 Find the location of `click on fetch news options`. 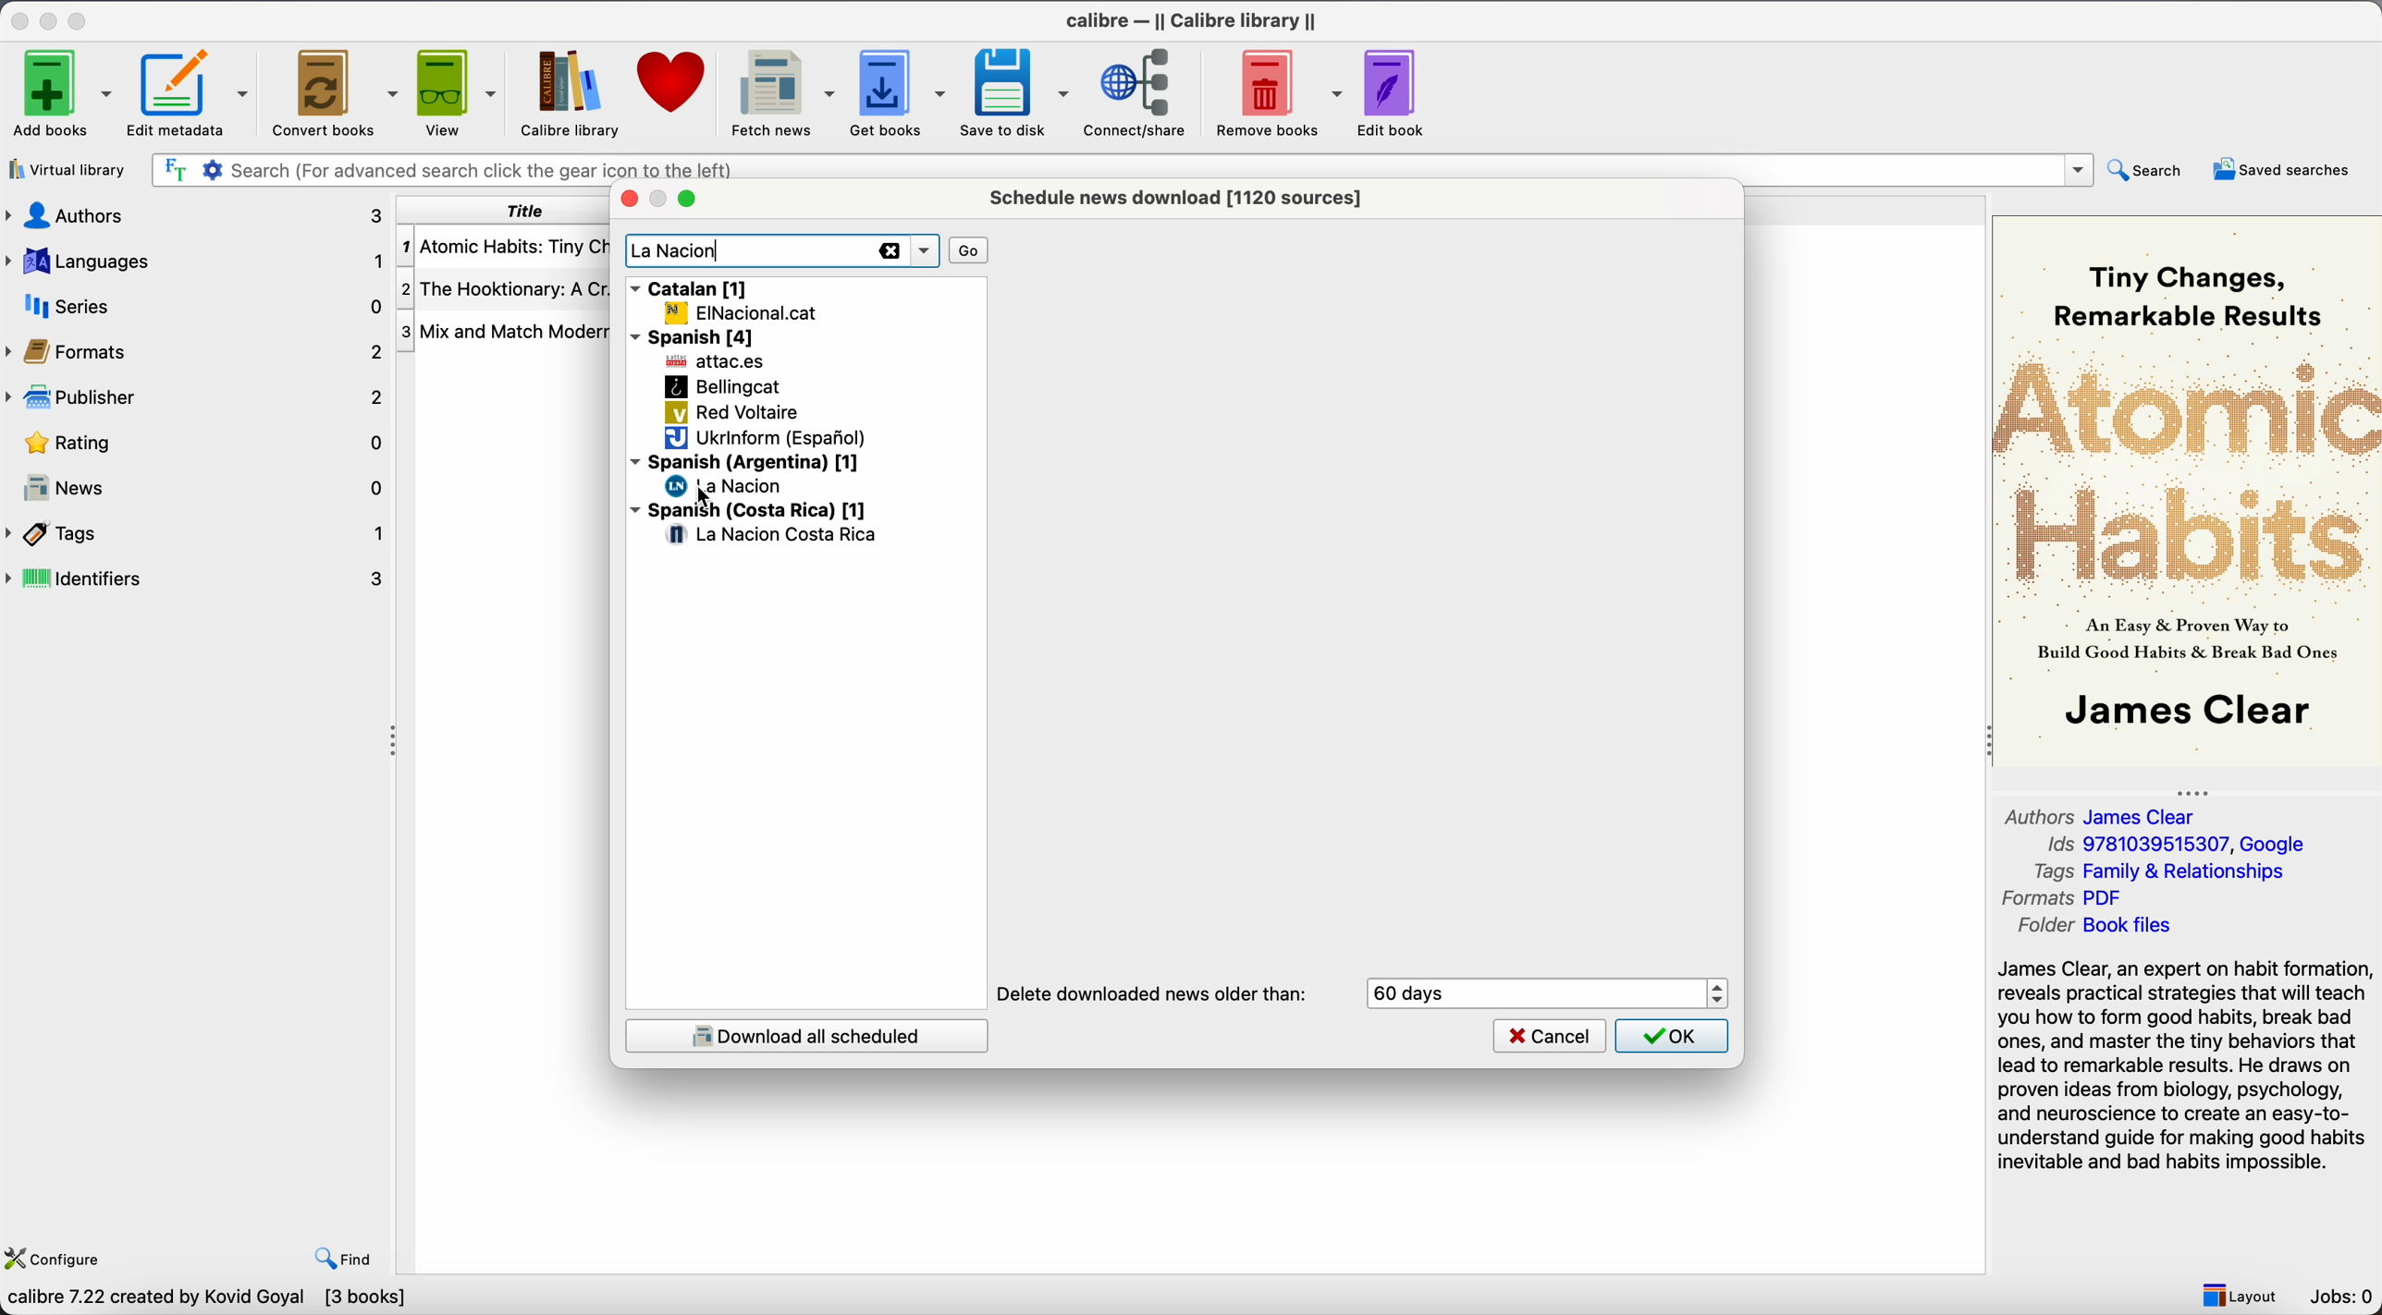

click on fetch news options is located at coordinates (780, 91).